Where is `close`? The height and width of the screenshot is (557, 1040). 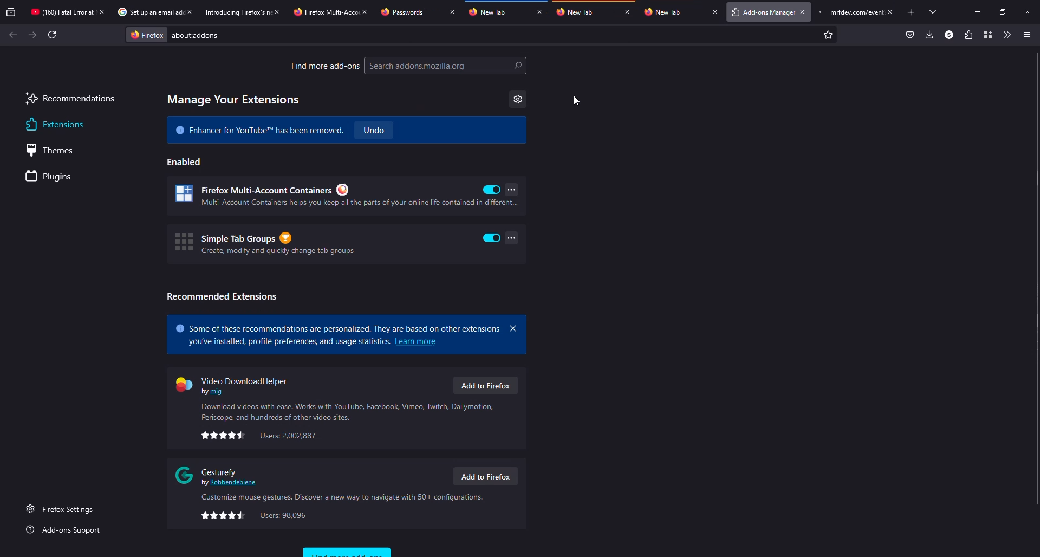 close is located at coordinates (539, 11).